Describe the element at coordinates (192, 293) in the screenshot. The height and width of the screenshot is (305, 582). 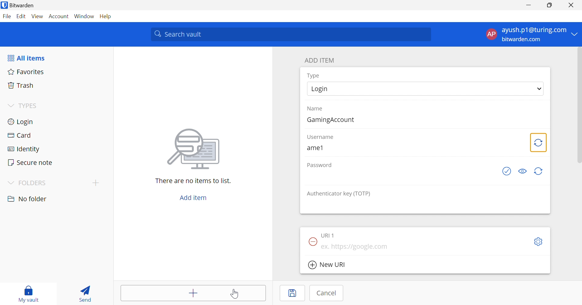
I see `Add items` at that location.